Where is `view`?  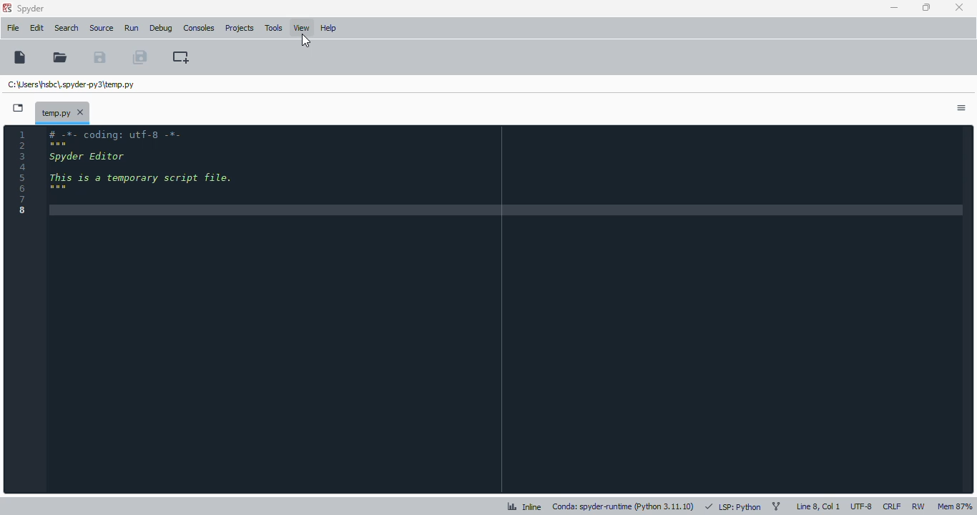 view is located at coordinates (300, 28).